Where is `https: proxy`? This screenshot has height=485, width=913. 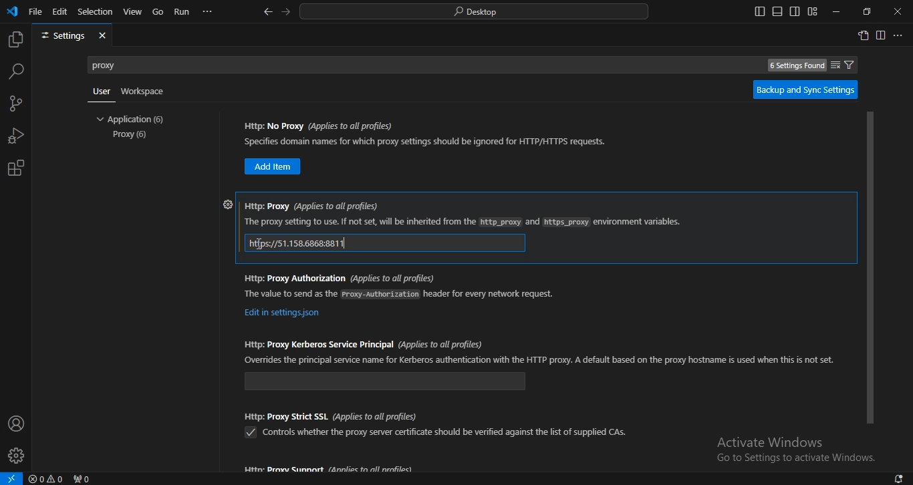 https: proxy is located at coordinates (463, 222).